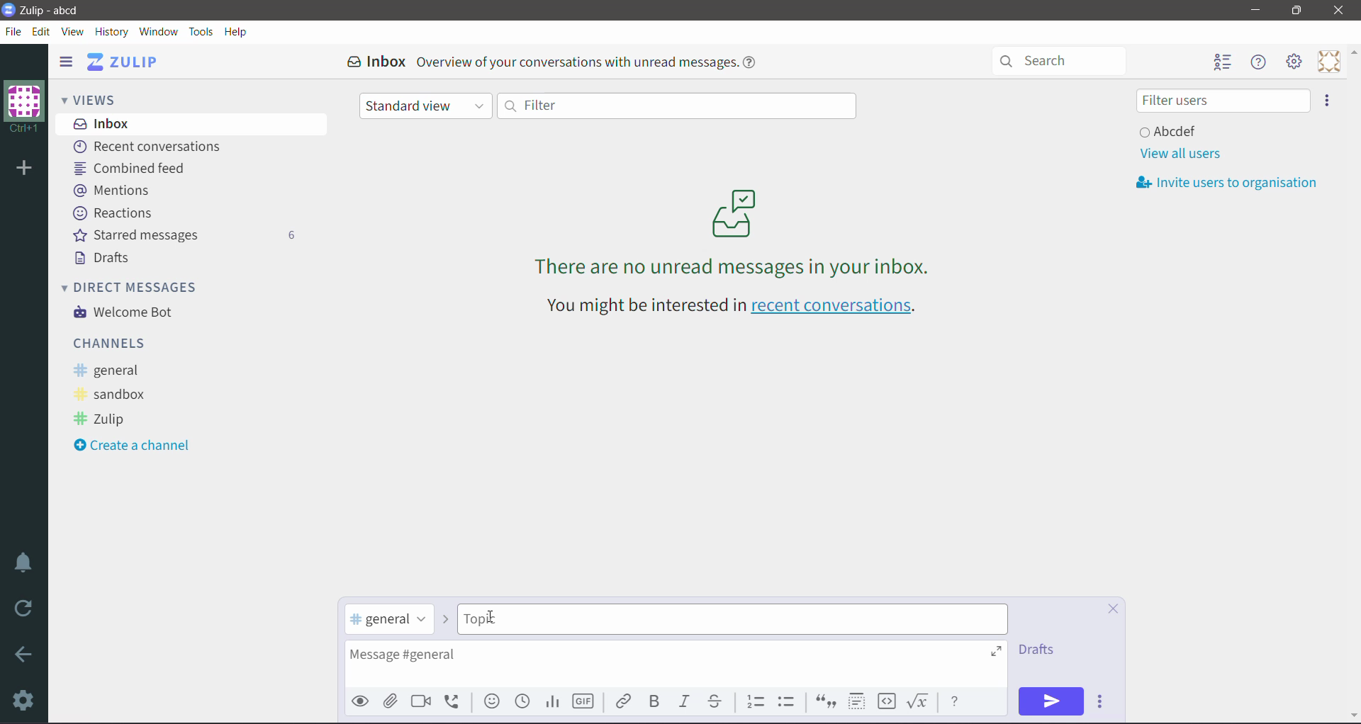 Image resolution: width=1361 pixels, height=724 pixels. What do you see at coordinates (236, 32) in the screenshot?
I see `Help` at bounding box center [236, 32].